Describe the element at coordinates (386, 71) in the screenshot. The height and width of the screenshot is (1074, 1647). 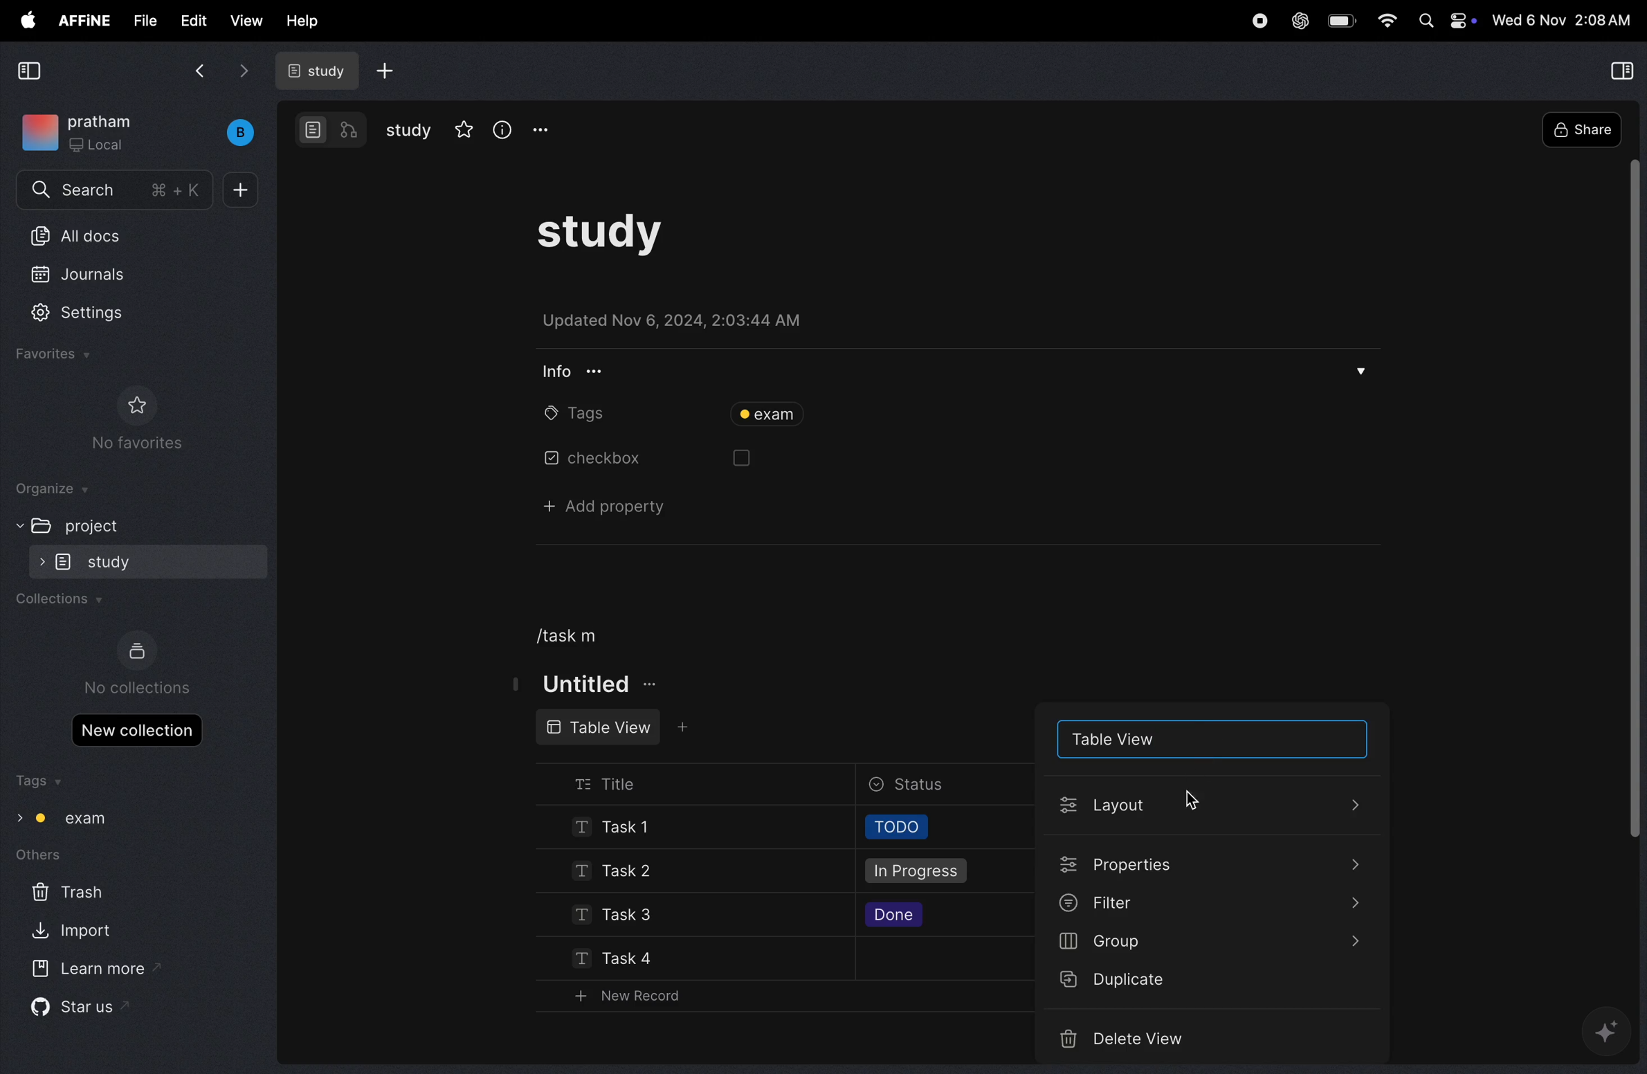
I see `add` at that location.